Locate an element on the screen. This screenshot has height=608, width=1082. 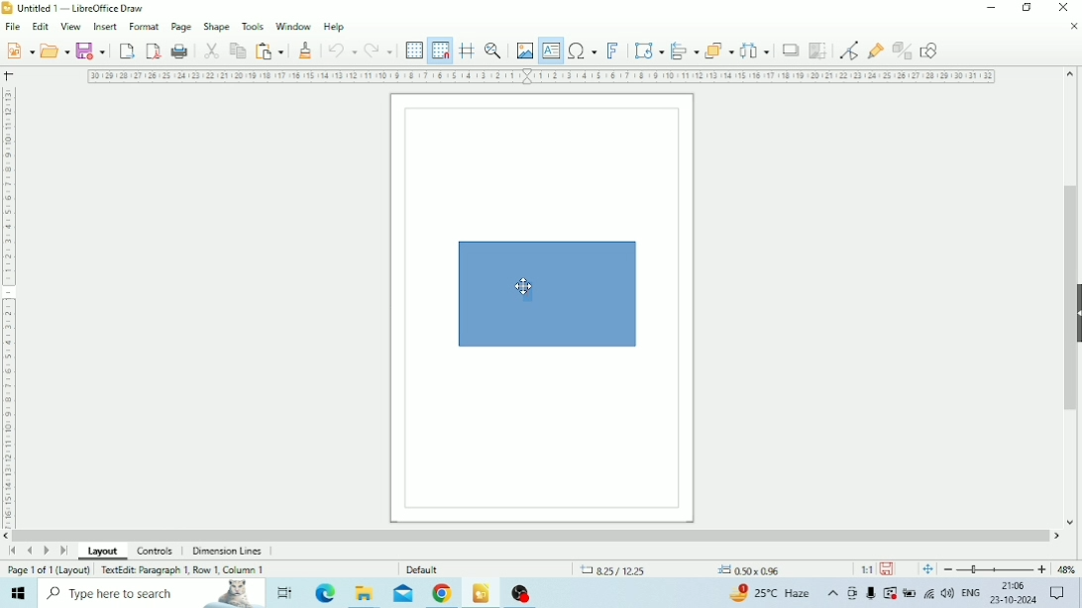
Horizontal scale is located at coordinates (543, 77).